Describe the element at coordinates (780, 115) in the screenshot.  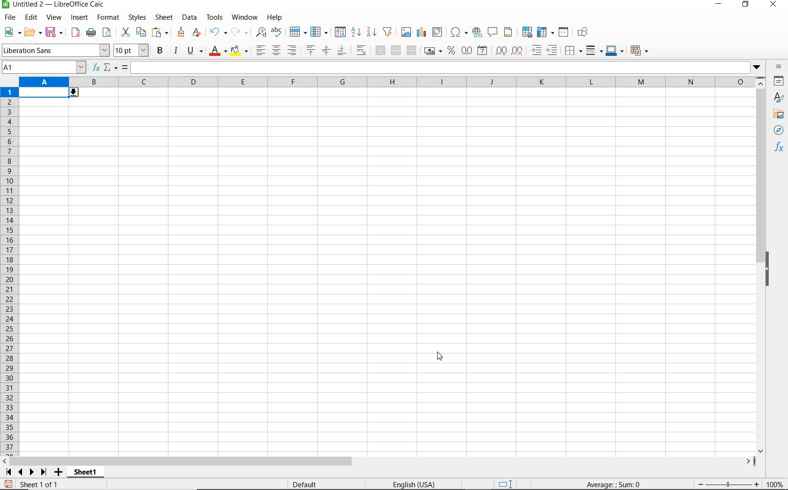
I see `gallery` at that location.